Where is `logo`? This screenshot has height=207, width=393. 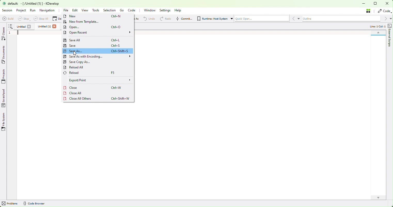 logo is located at coordinates (4, 4).